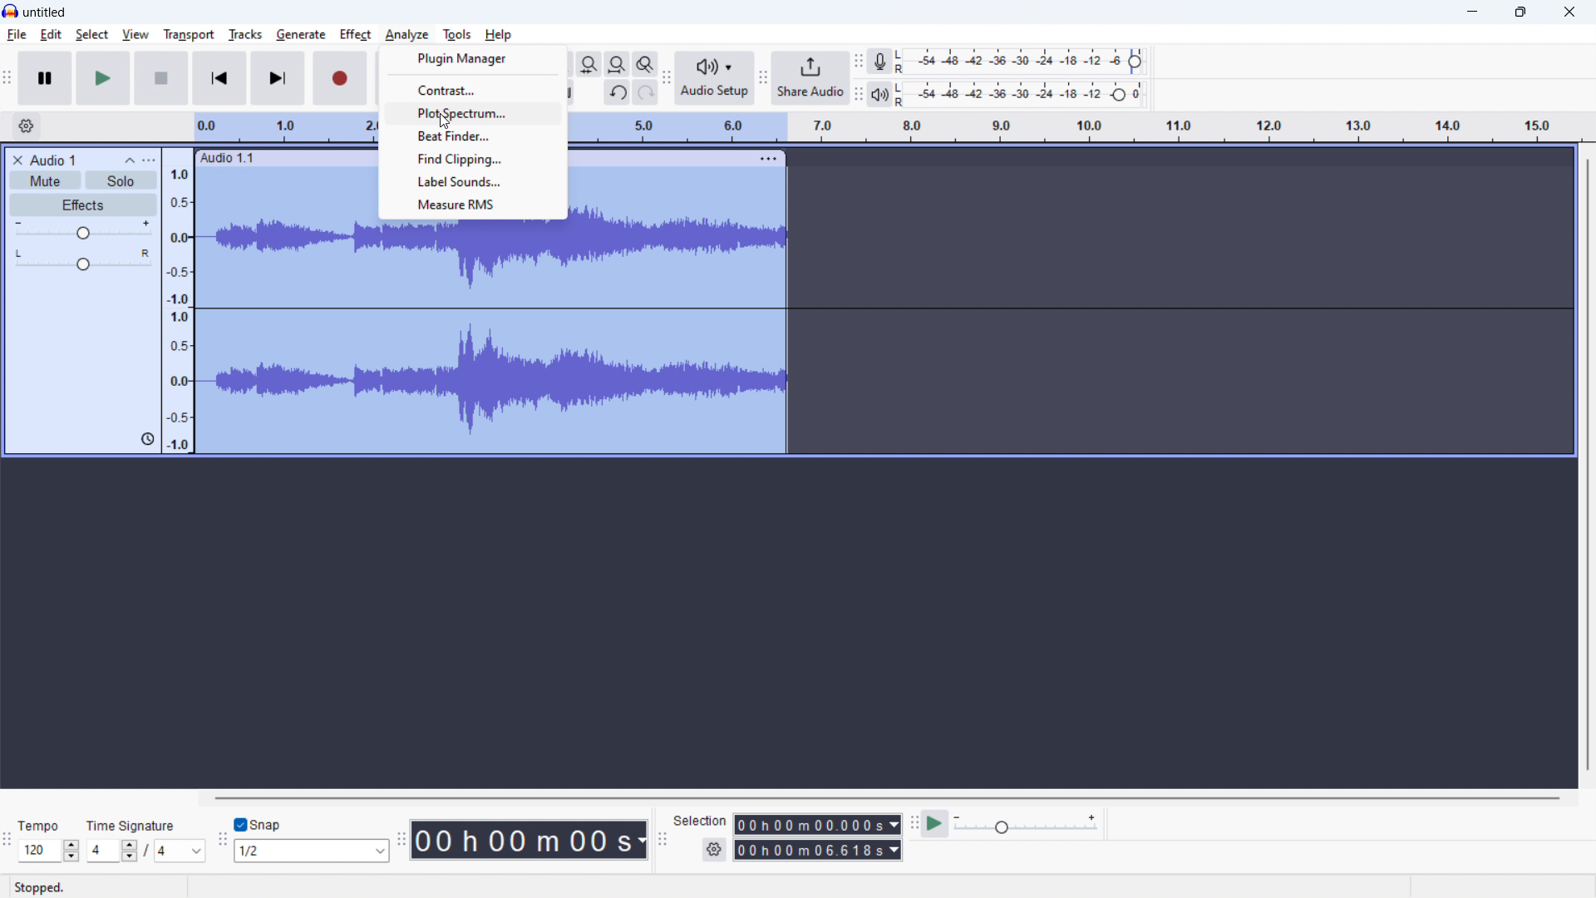  Describe the element at coordinates (245, 33) in the screenshot. I see `tracks` at that location.